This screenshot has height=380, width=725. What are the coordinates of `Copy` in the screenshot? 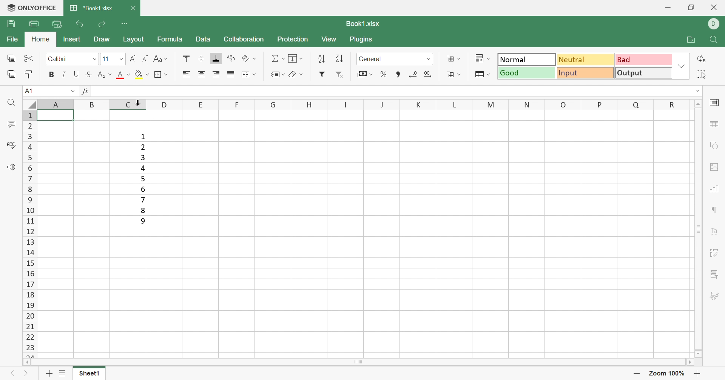 It's located at (11, 58).